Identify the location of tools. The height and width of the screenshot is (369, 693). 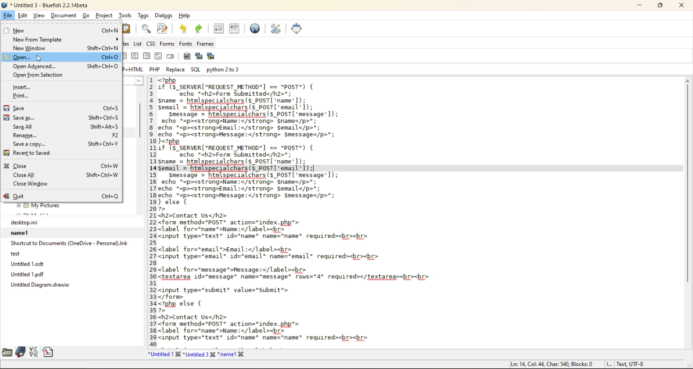
(126, 15).